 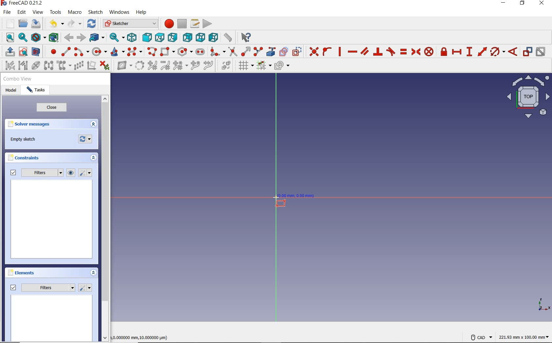 What do you see at coordinates (49, 66) in the screenshot?
I see `symmetry` at bounding box center [49, 66].